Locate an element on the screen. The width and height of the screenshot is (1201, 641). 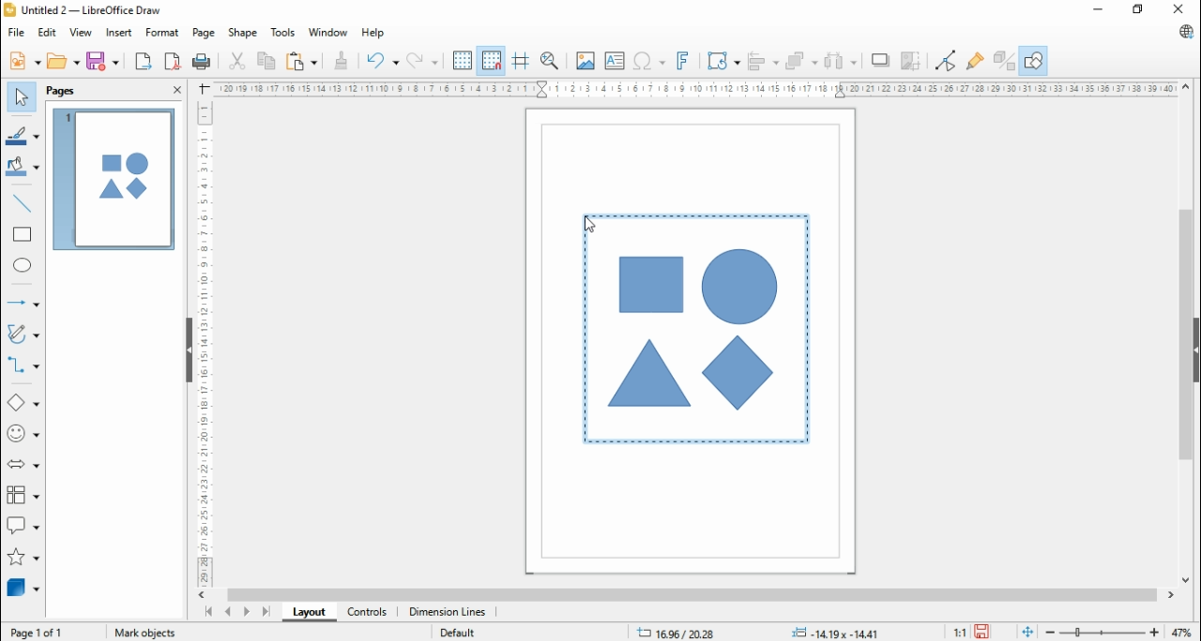
connectors is located at coordinates (23, 365).